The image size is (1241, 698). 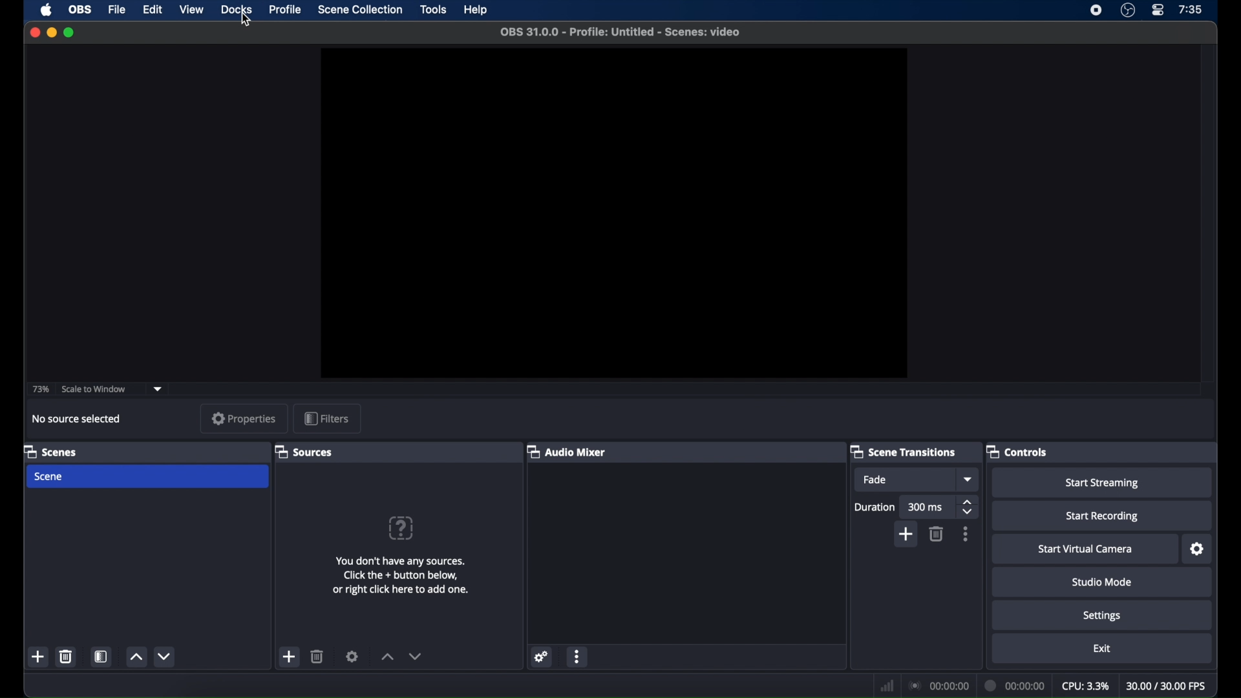 What do you see at coordinates (966, 534) in the screenshot?
I see `more options` at bounding box center [966, 534].